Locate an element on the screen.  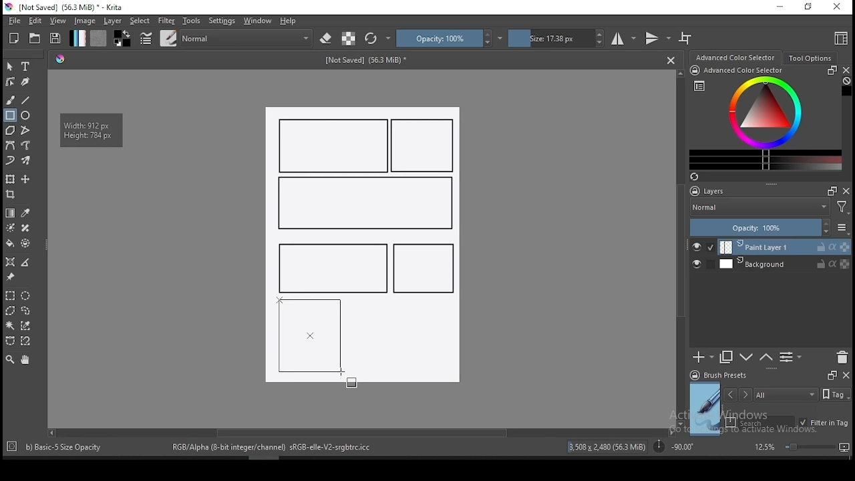
close docker is located at coordinates (846, 190).